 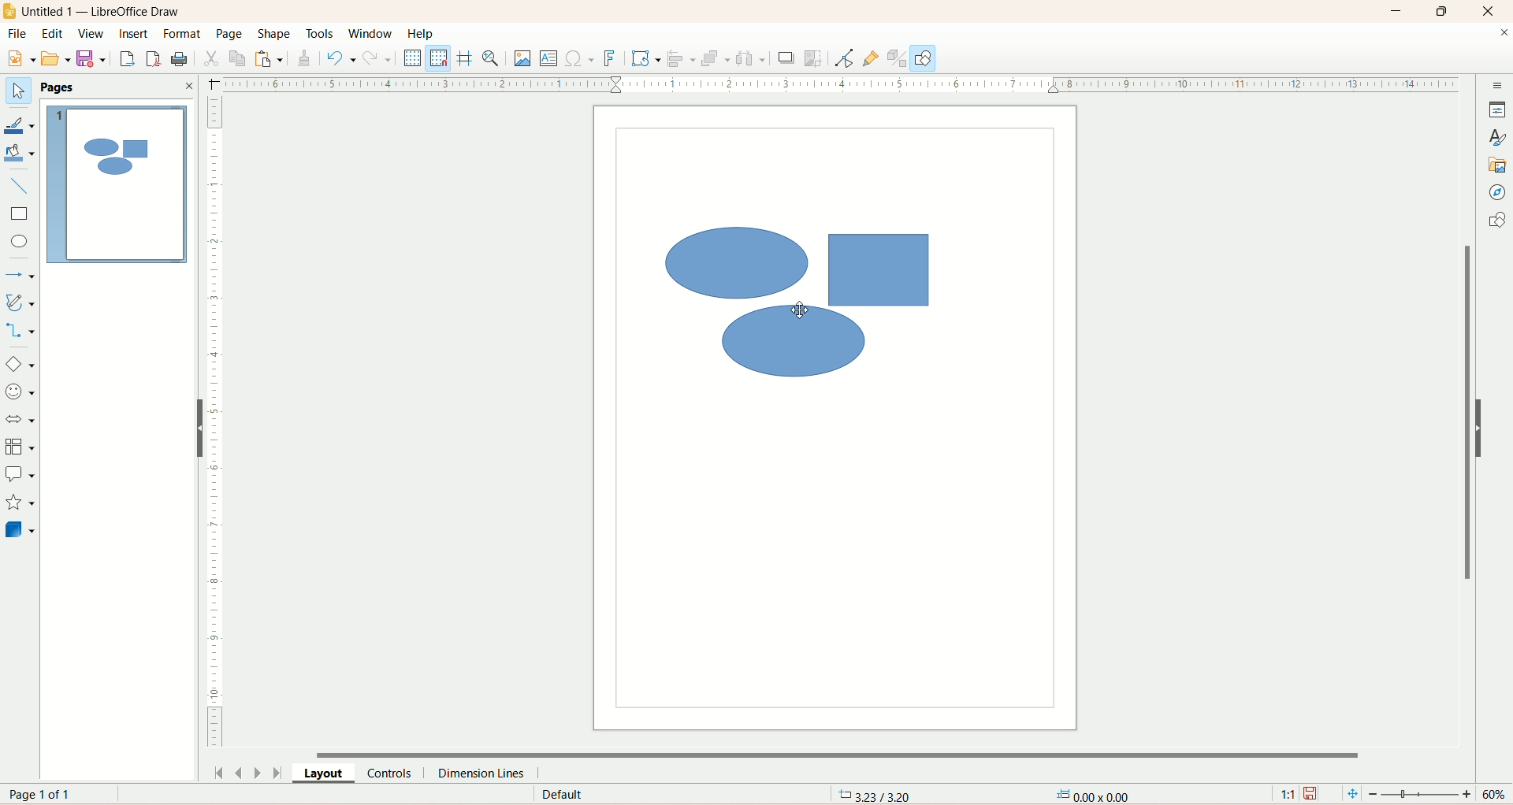 What do you see at coordinates (54, 35) in the screenshot?
I see `edit` at bounding box center [54, 35].